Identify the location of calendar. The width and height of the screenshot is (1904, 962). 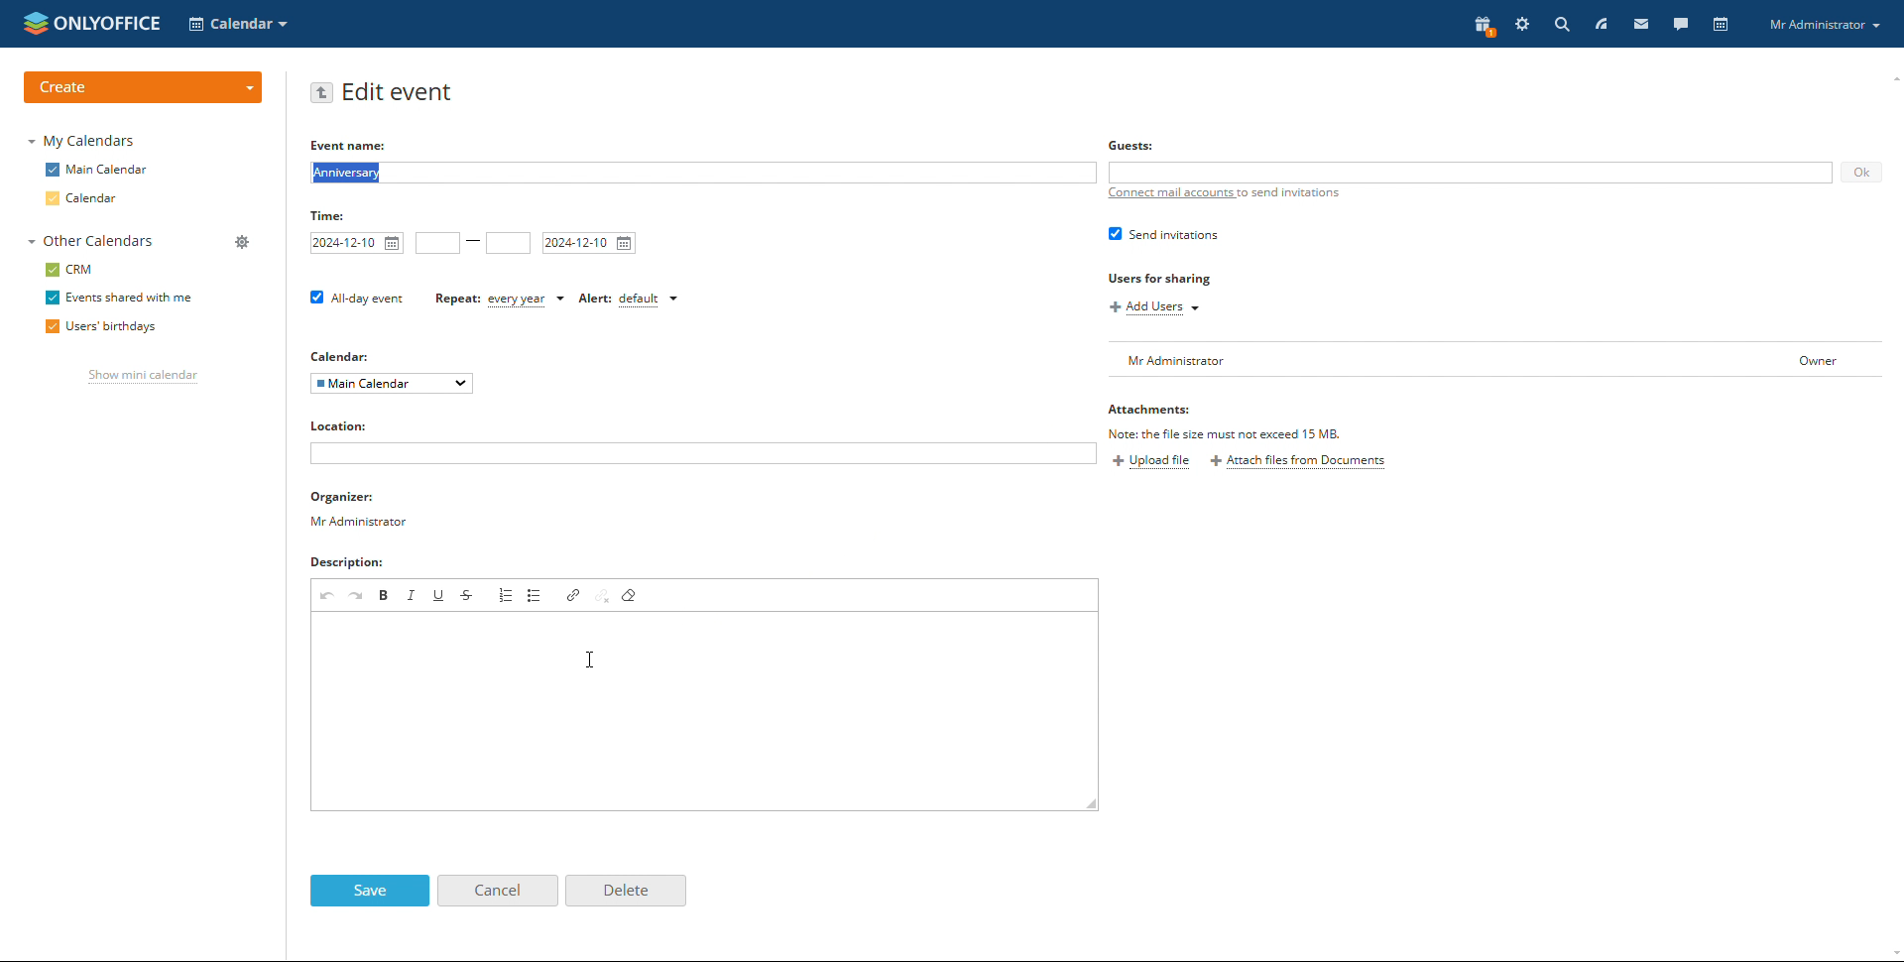
(86, 199).